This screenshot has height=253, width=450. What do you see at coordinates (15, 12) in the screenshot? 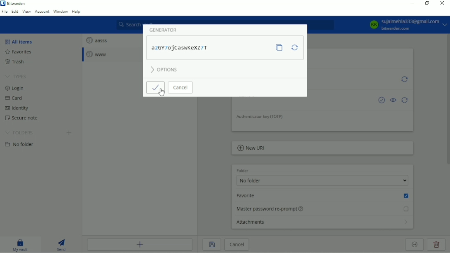
I see `Edit` at bounding box center [15, 12].